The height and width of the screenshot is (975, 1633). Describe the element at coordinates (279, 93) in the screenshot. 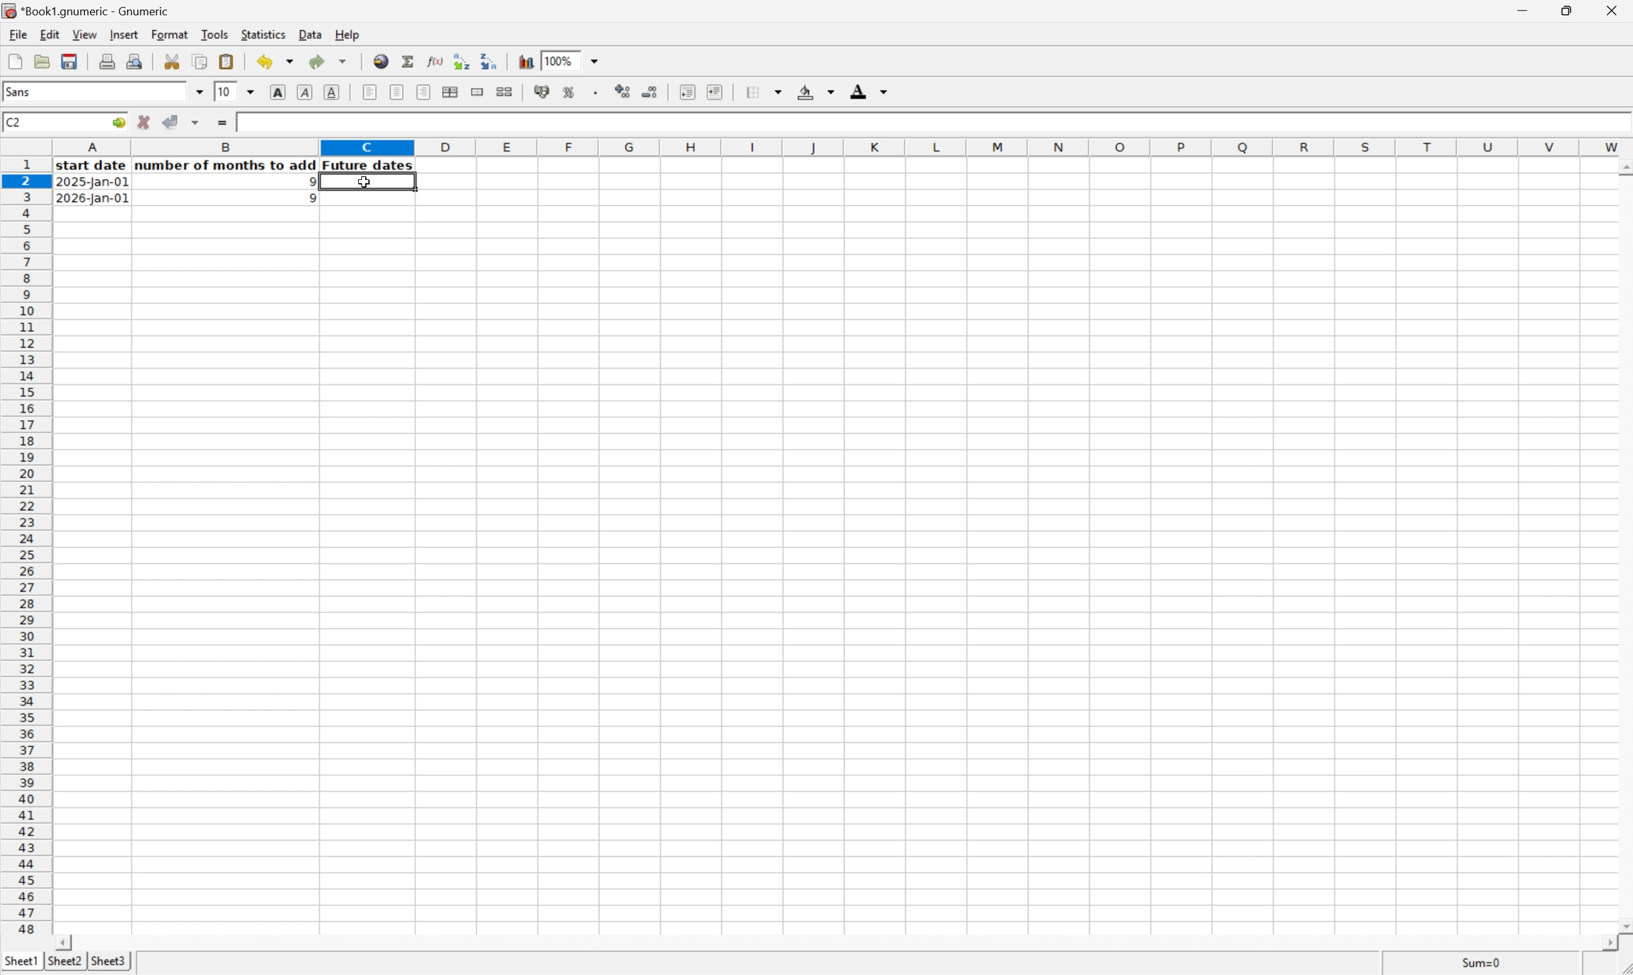

I see `Bold` at that location.